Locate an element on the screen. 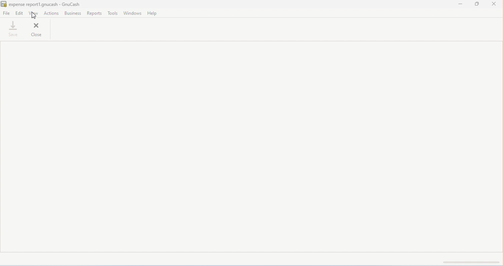 The width and height of the screenshot is (503, 266). reports is located at coordinates (95, 13).